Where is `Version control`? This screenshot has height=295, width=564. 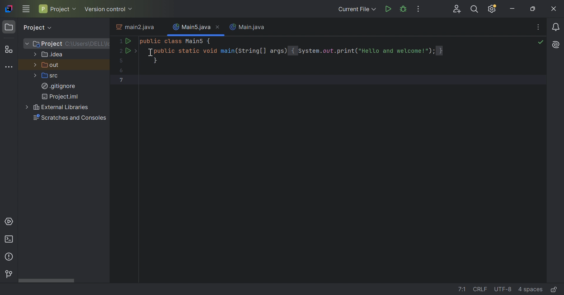 Version control is located at coordinates (8, 274).